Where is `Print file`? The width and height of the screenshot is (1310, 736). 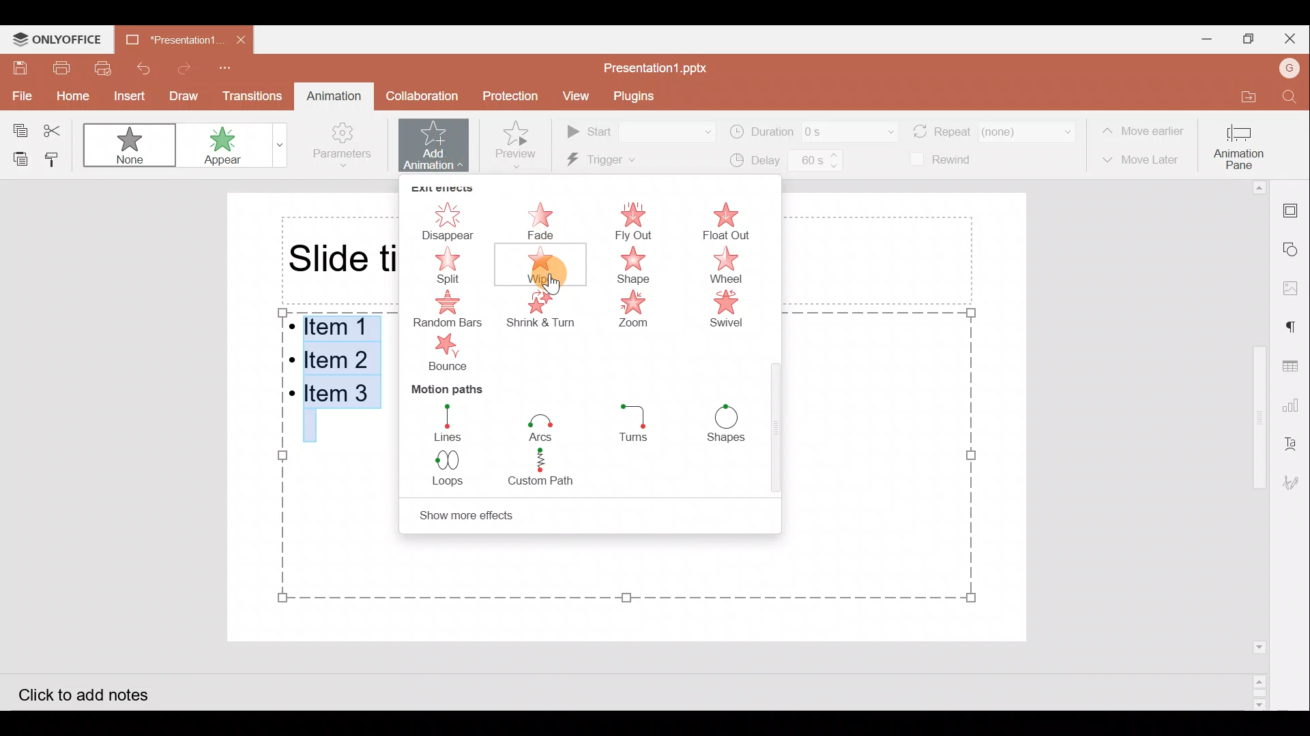 Print file is located at coordinates (61, 65).